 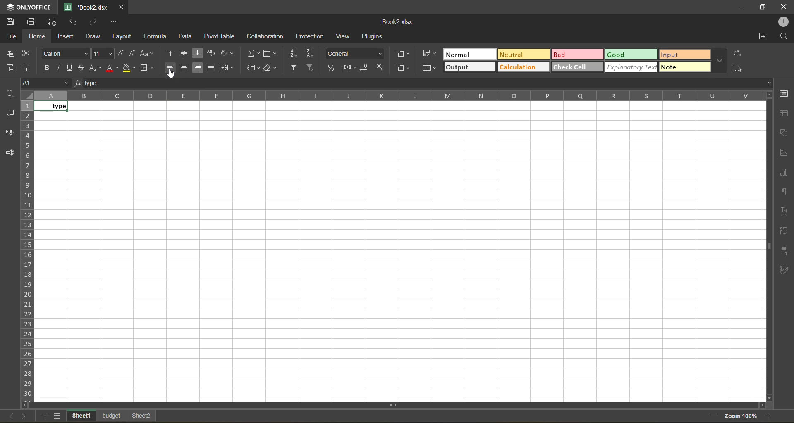 What do you see at coordinates (133, 53) in the screenshot?
I see `decrement size` at bounding box center [133, 53].